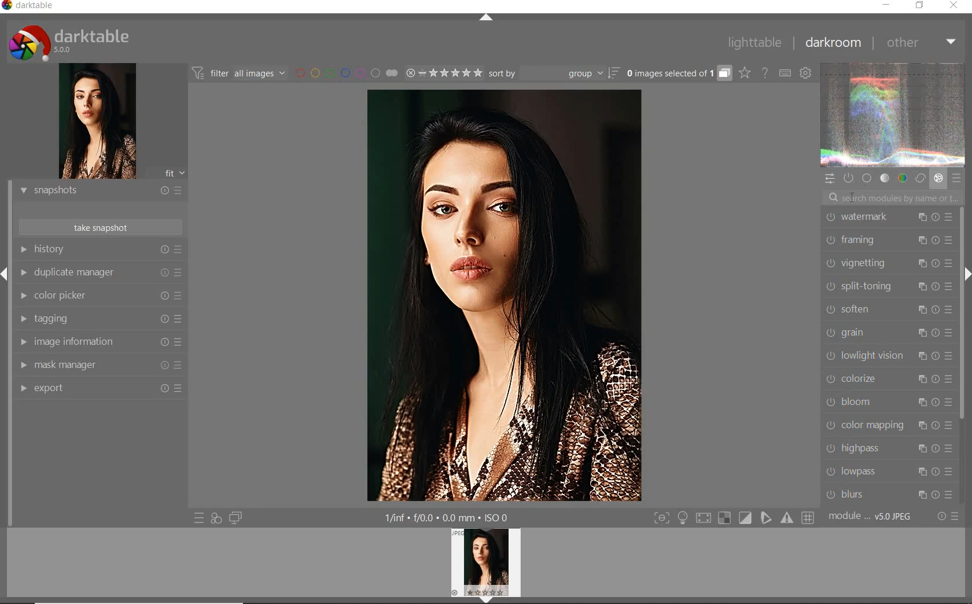  I want to click on COLORIZE, so click(886, 379).